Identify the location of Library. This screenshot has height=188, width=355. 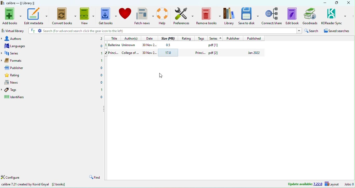
(229, 16).